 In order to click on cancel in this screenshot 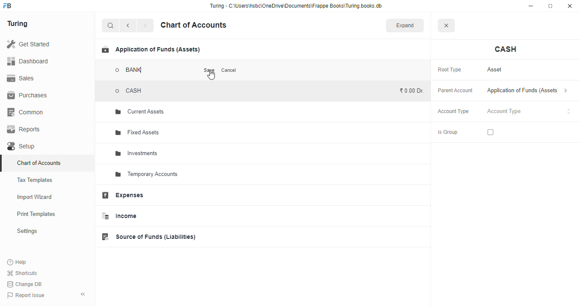, I will do `click(229, 70)`.